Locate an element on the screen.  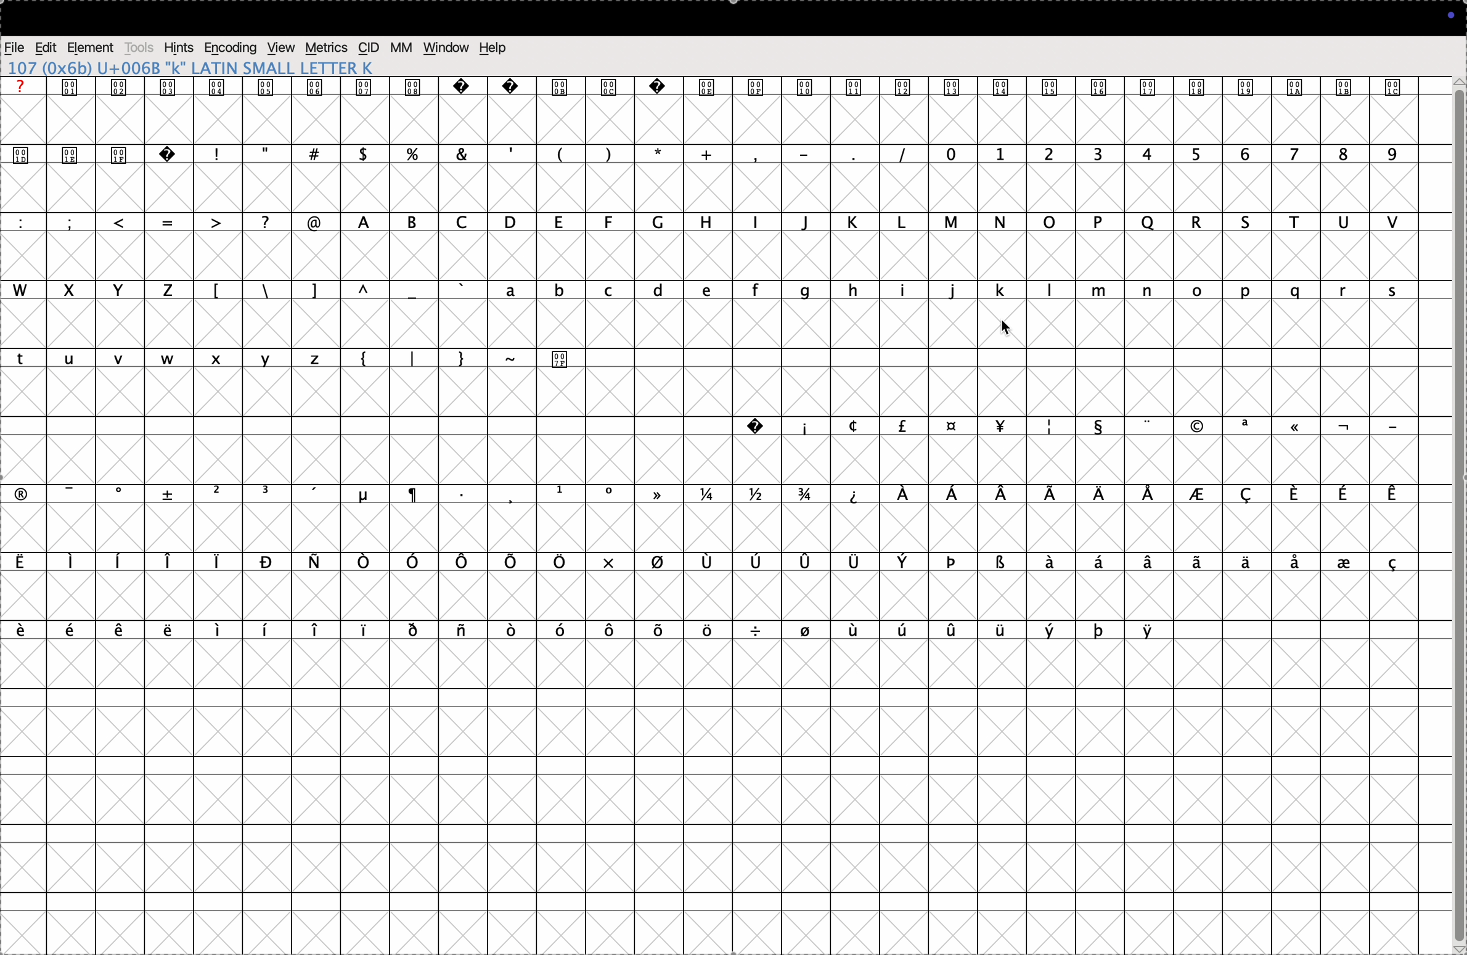
2 is located at coordinates (1002, 155).